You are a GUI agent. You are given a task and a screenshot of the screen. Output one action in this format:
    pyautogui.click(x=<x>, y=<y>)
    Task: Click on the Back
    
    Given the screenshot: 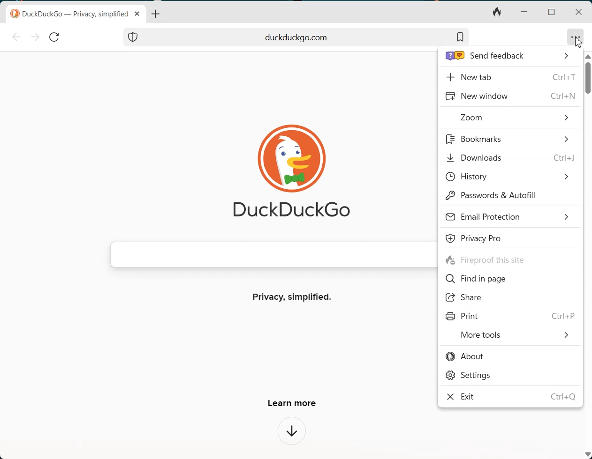 What is the action you would take?
    pyautogui.click(x=16, y=37)
    